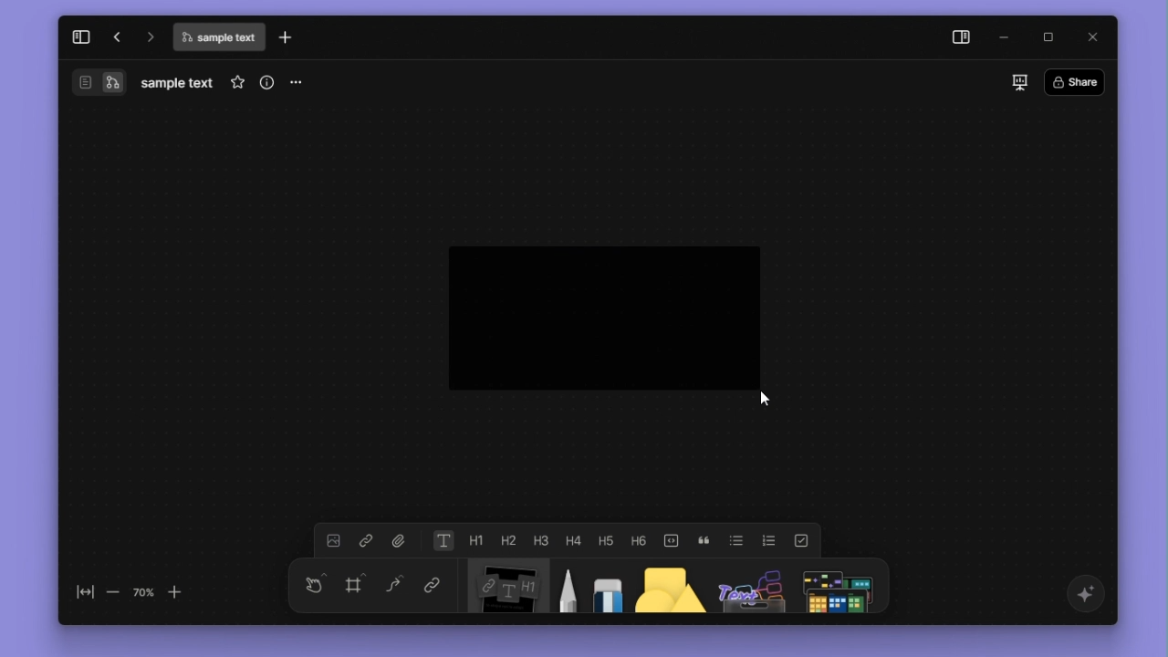 Image resolution: width=1168 pixels, height=657 pixels. What do you see at coordinates (737, 539) in the screenshot?
I see `bulleted list` at bounding box center [737, 539].